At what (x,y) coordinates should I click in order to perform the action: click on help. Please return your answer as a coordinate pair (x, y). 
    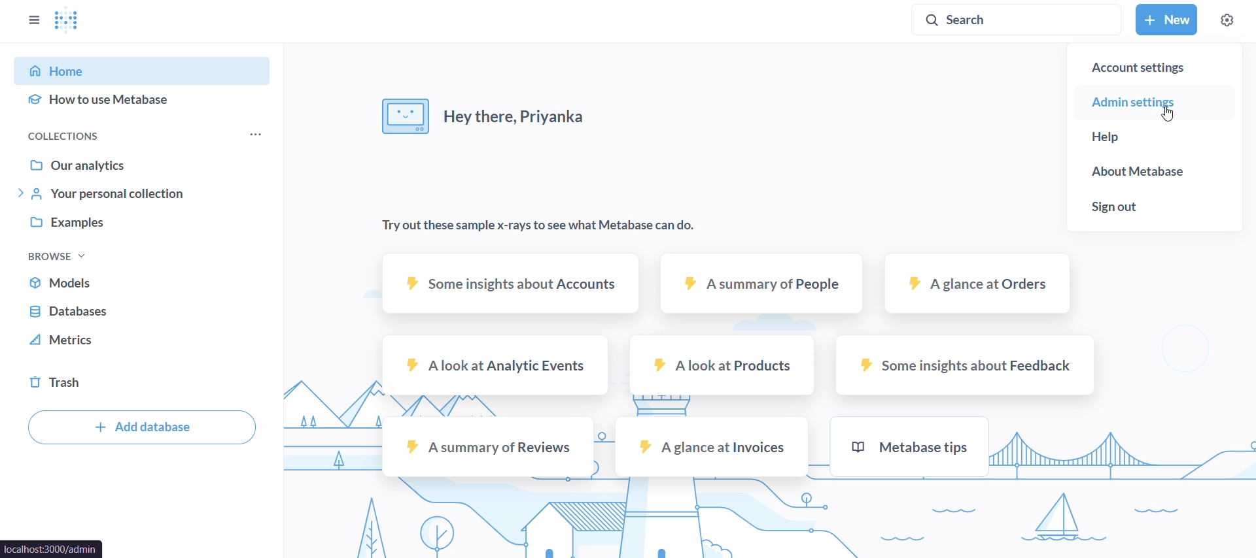
    Looking at the image, I should click on (1154, 137).